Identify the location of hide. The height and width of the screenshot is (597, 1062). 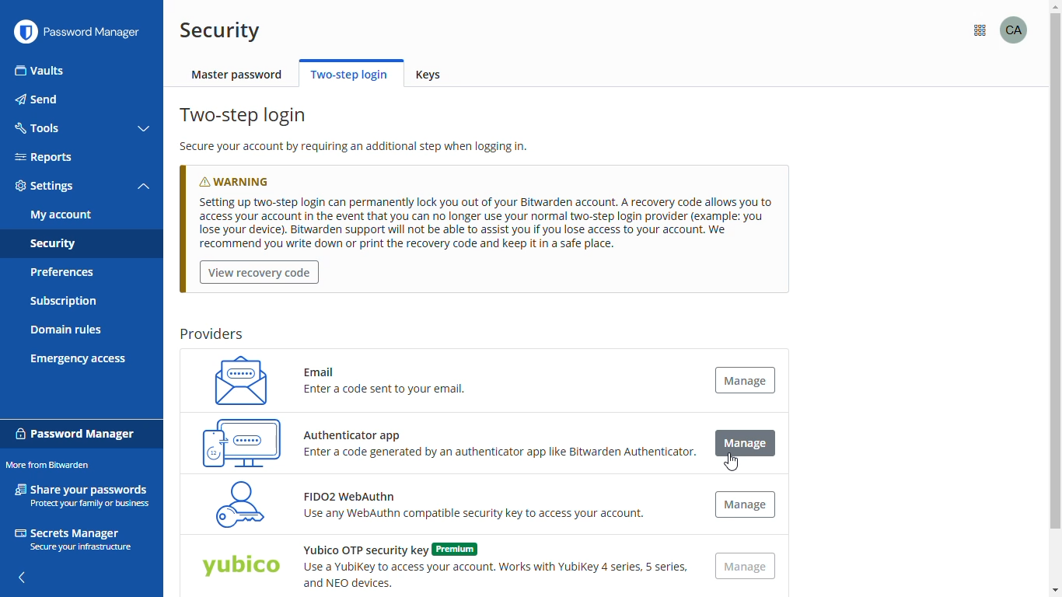
(20, 573).